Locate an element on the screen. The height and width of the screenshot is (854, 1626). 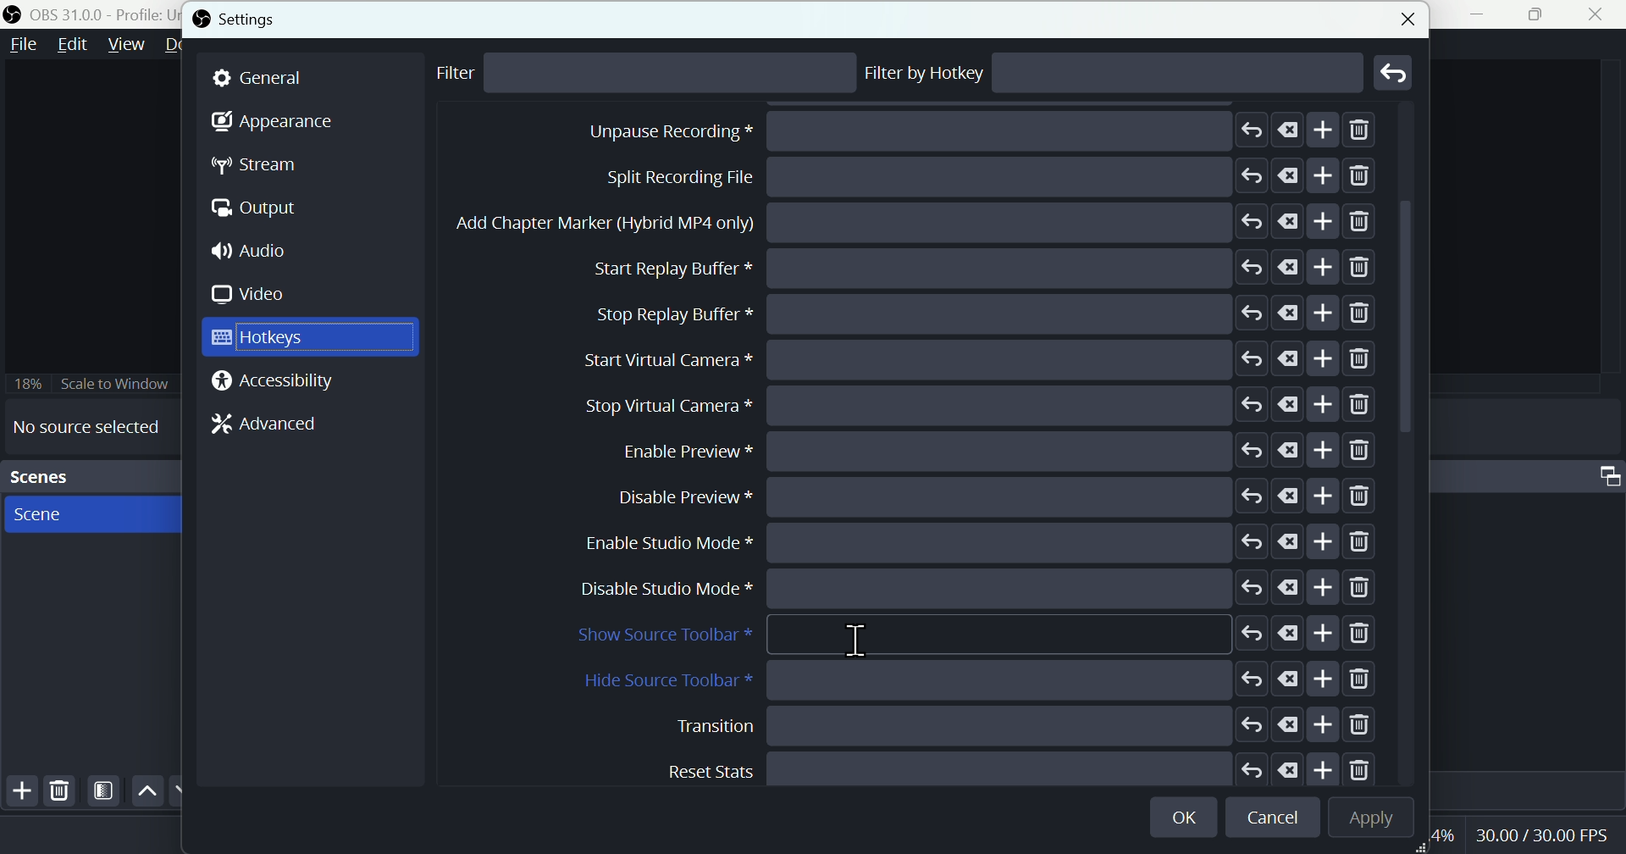
cancel is located at coordinates (1276, 818).